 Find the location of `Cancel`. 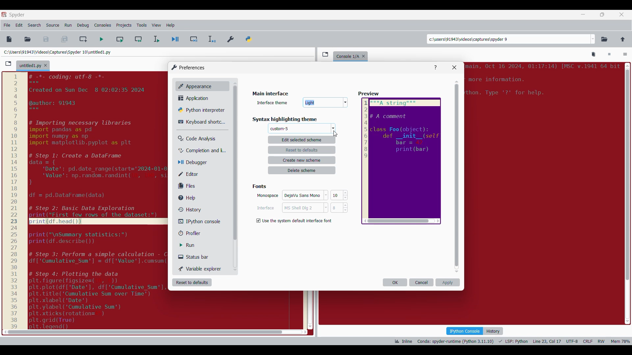

Cancel is located at coordinates (422, 282).